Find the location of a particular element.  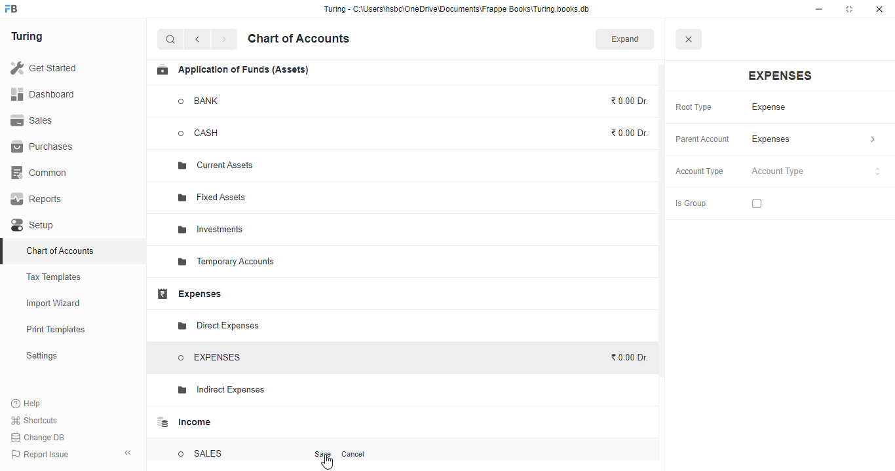

chart of accounts is located at coordinates (299, 39).